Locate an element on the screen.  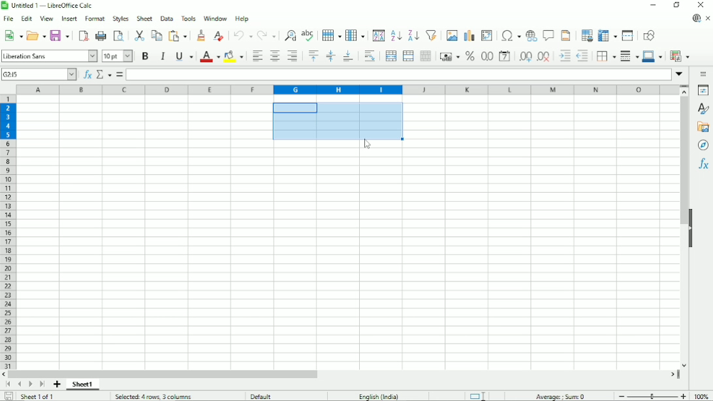
Help is located at coordinates (242, 19).